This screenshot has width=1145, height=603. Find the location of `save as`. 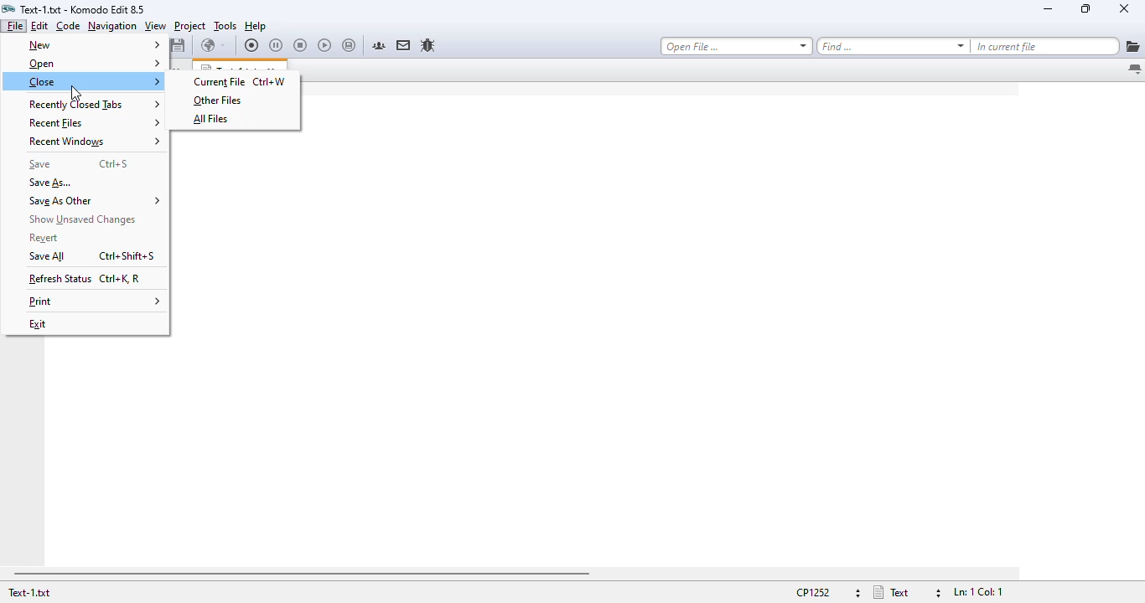

save as is located at coordinates (51, 183).